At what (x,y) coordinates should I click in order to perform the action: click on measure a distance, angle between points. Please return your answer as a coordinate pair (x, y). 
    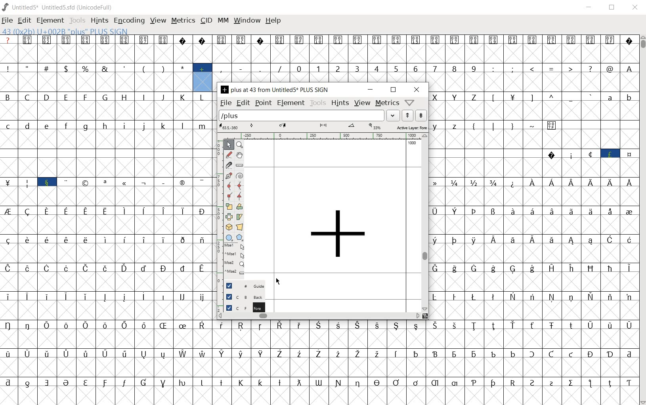
    Looking at the image, I should click on (239, 165).